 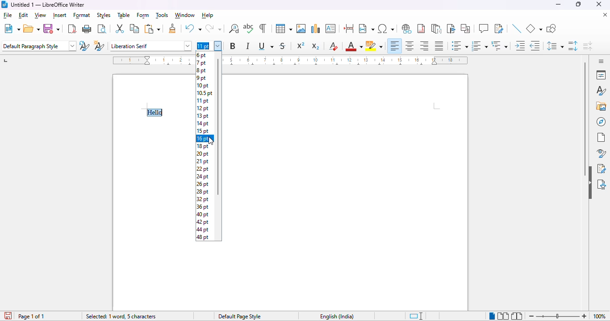 What do you see at coordinates (202, 86) in the screenshot?
I see `10 pt` at bounding box center [202, 86].